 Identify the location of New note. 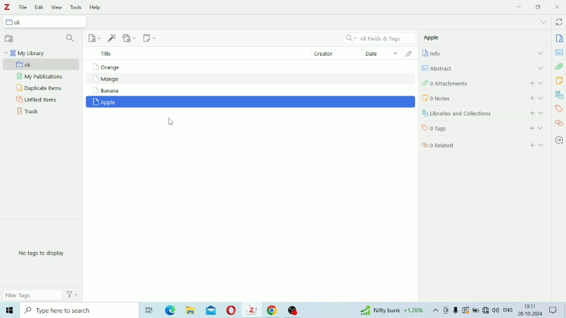
(150, 39).